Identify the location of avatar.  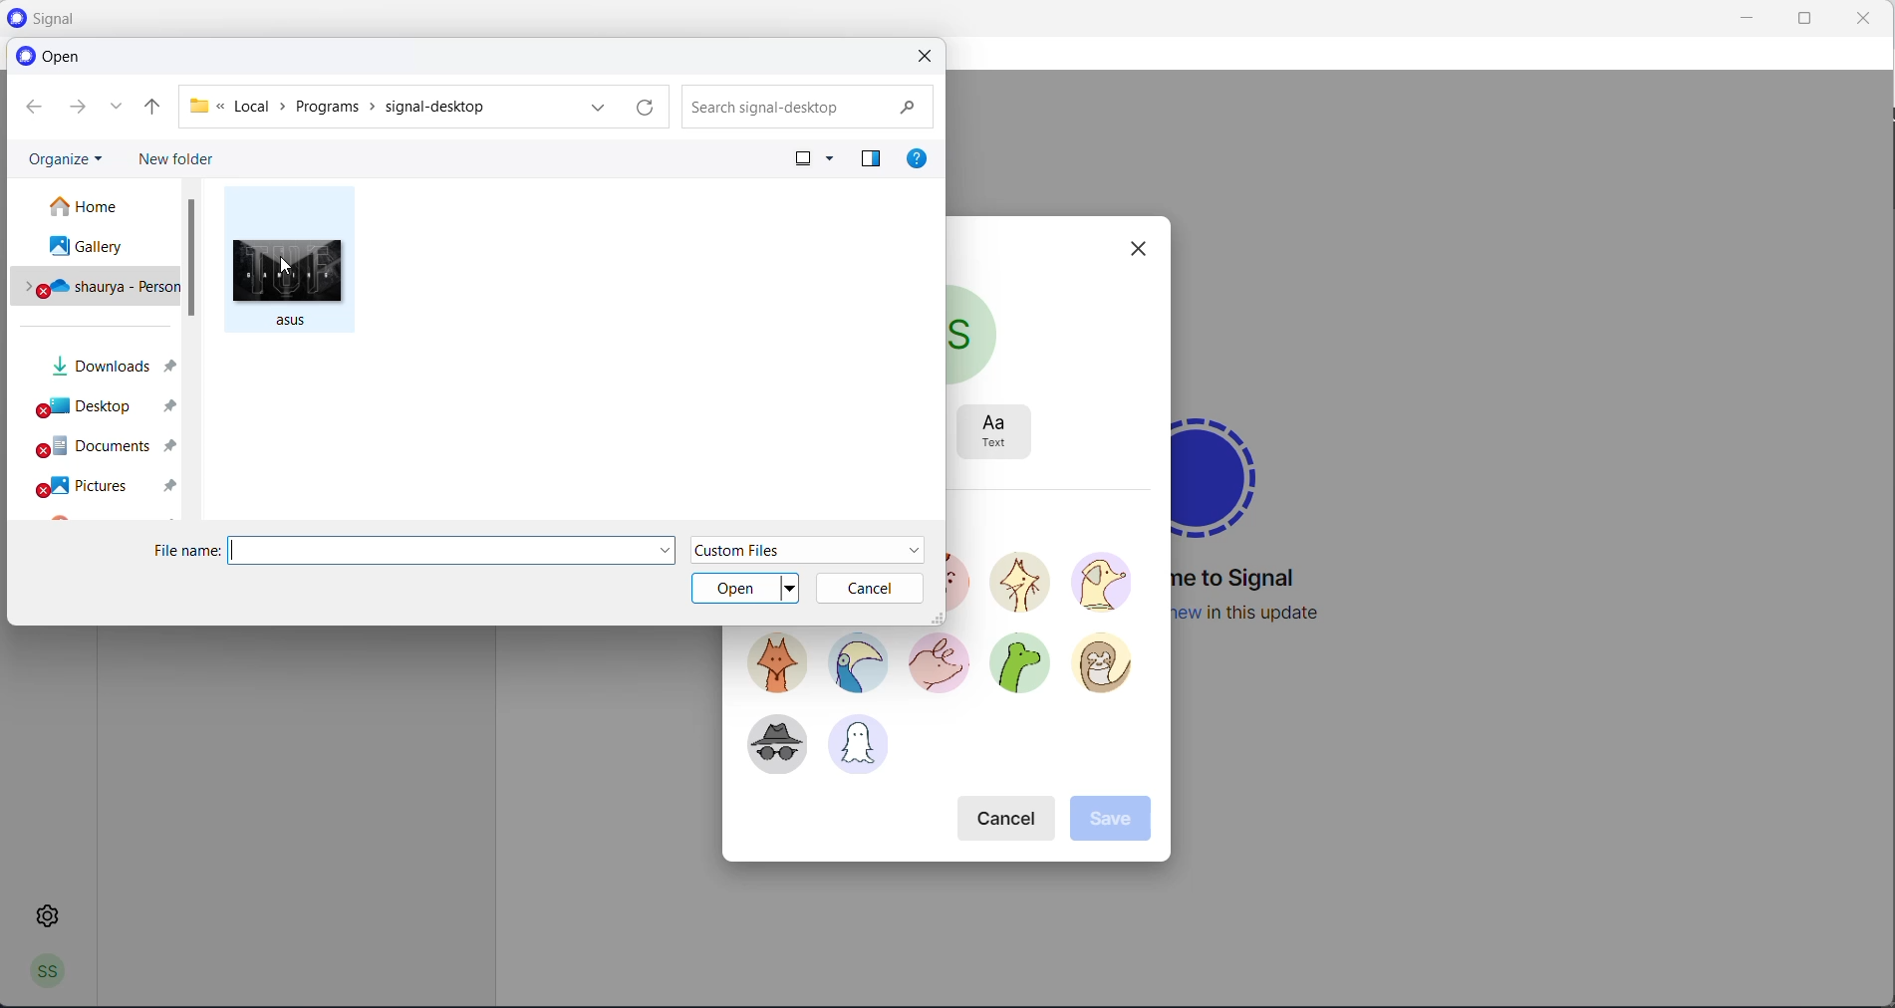
(858, 742).